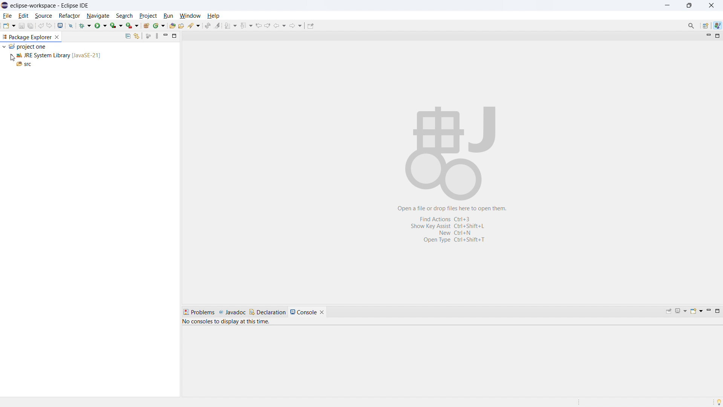 The width and height of the screenshot is (723, 407). Describe the element at coordinates (696, 311) in the screenshot. I see `open console` at that location.